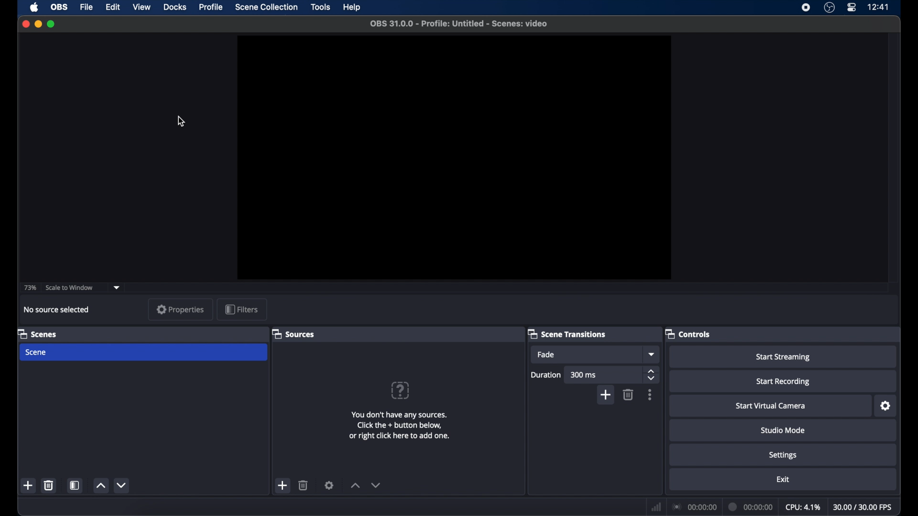 Image resolution: width=918 pixels, height=516 pixels. Describe the element at coordinates (117, 288) in the screenshot. I see `dropdown` at that location.